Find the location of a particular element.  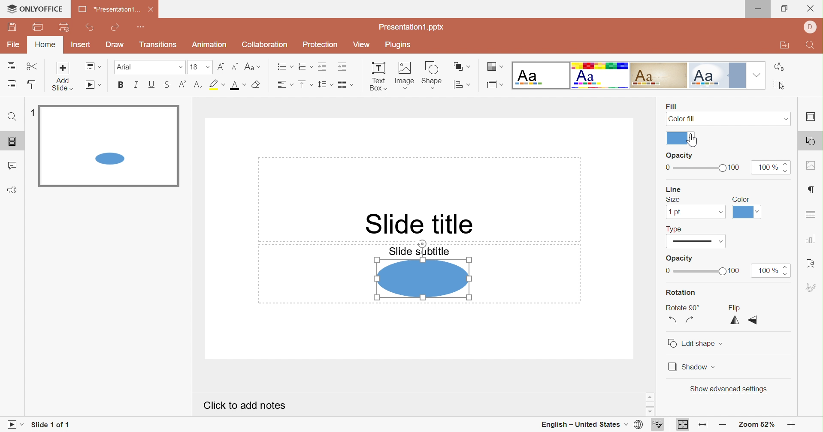

Cursor is located at coordinates (699, 142).